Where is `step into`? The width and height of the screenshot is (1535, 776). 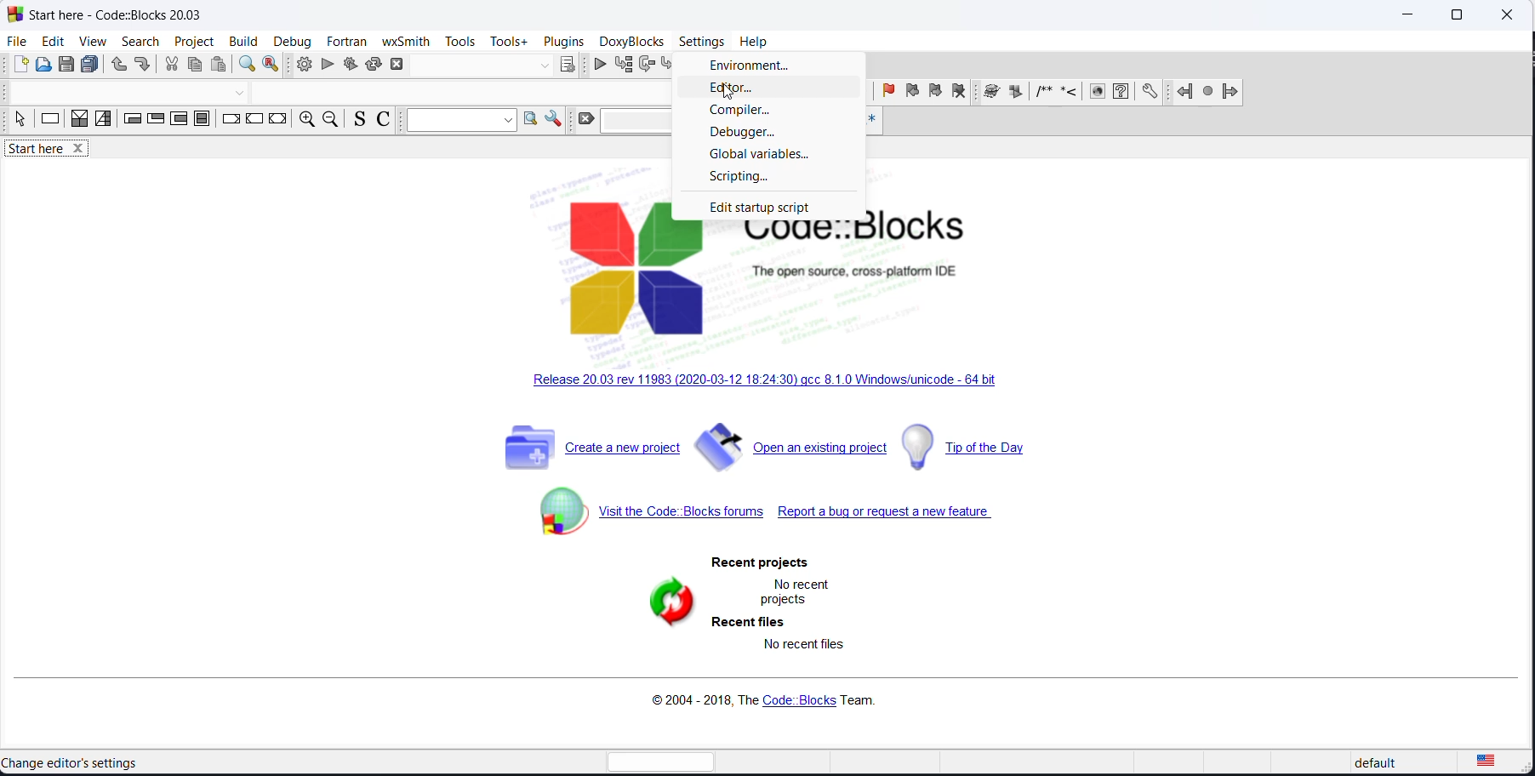
step into is located at coordinates (670, 66).